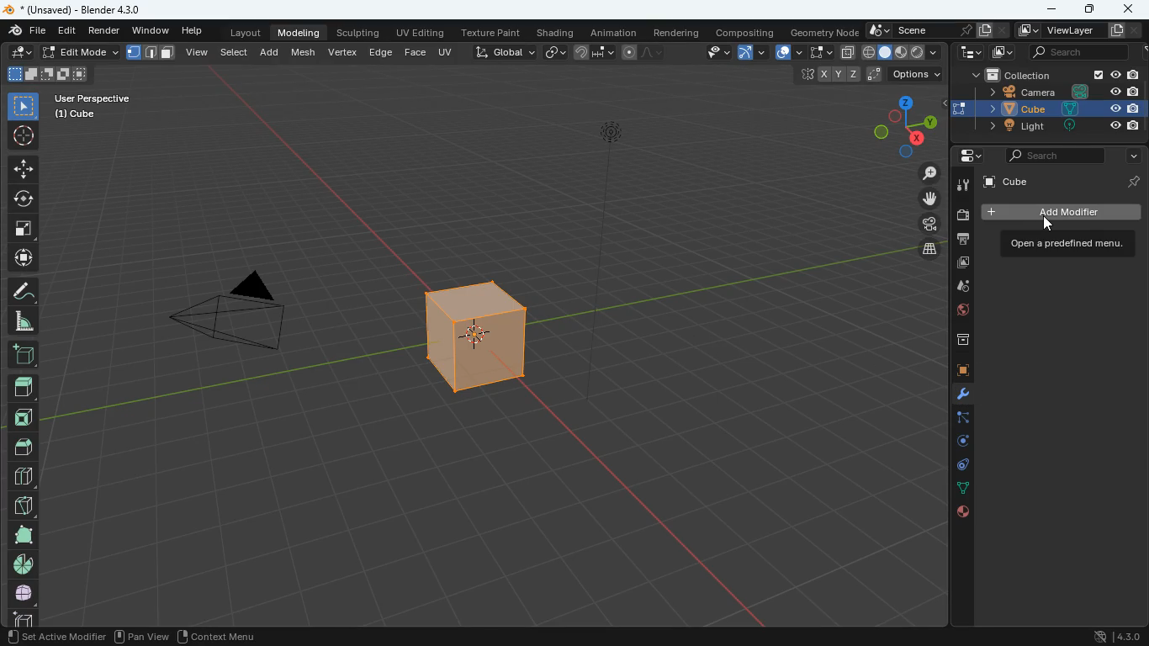 This screenshot has width=1149, height=646. Describe the element at coordinates (612, 182) in the screenshot. I see `light` at that location.